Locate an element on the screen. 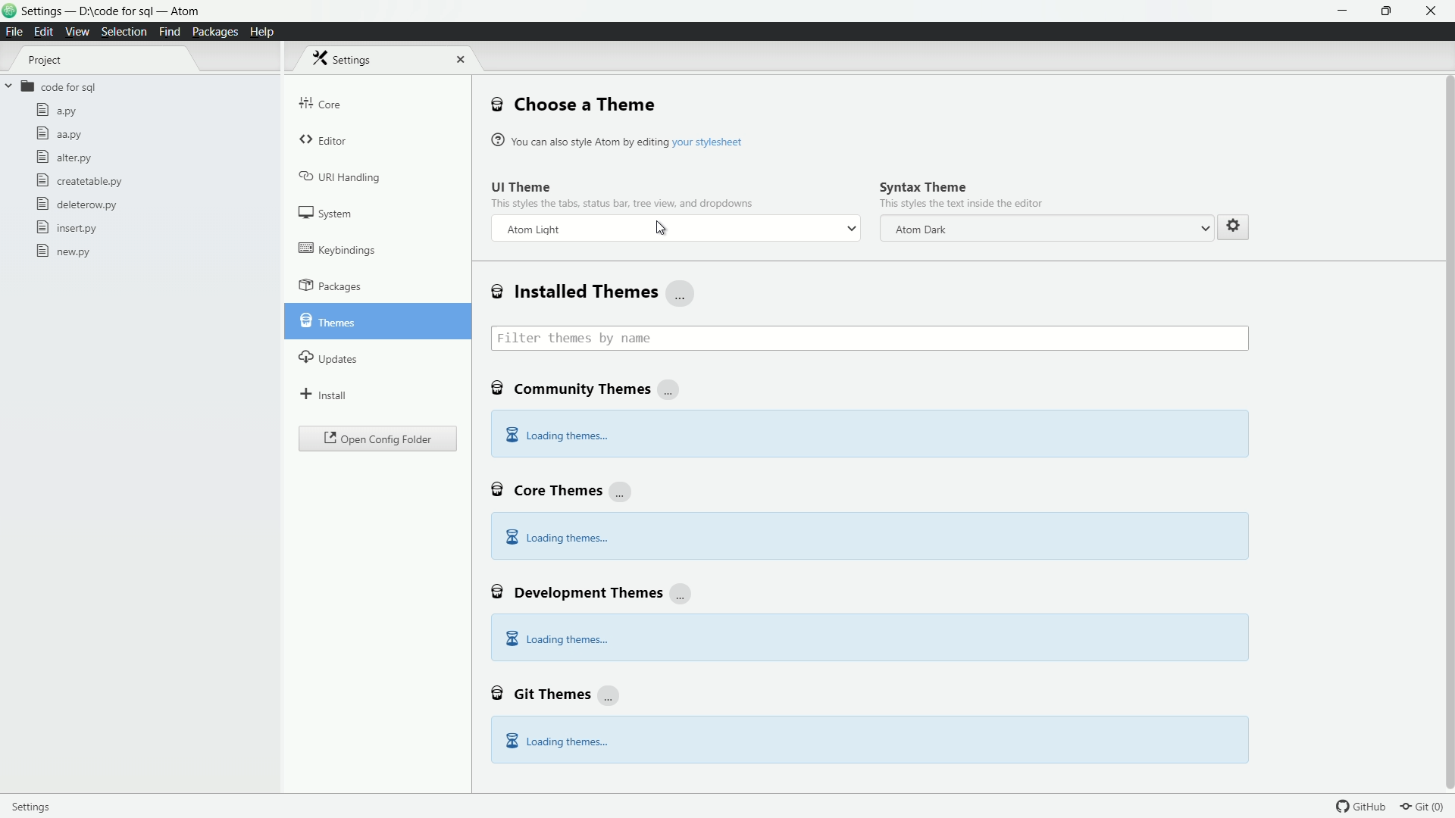  install is located at coordinates (324, 393).